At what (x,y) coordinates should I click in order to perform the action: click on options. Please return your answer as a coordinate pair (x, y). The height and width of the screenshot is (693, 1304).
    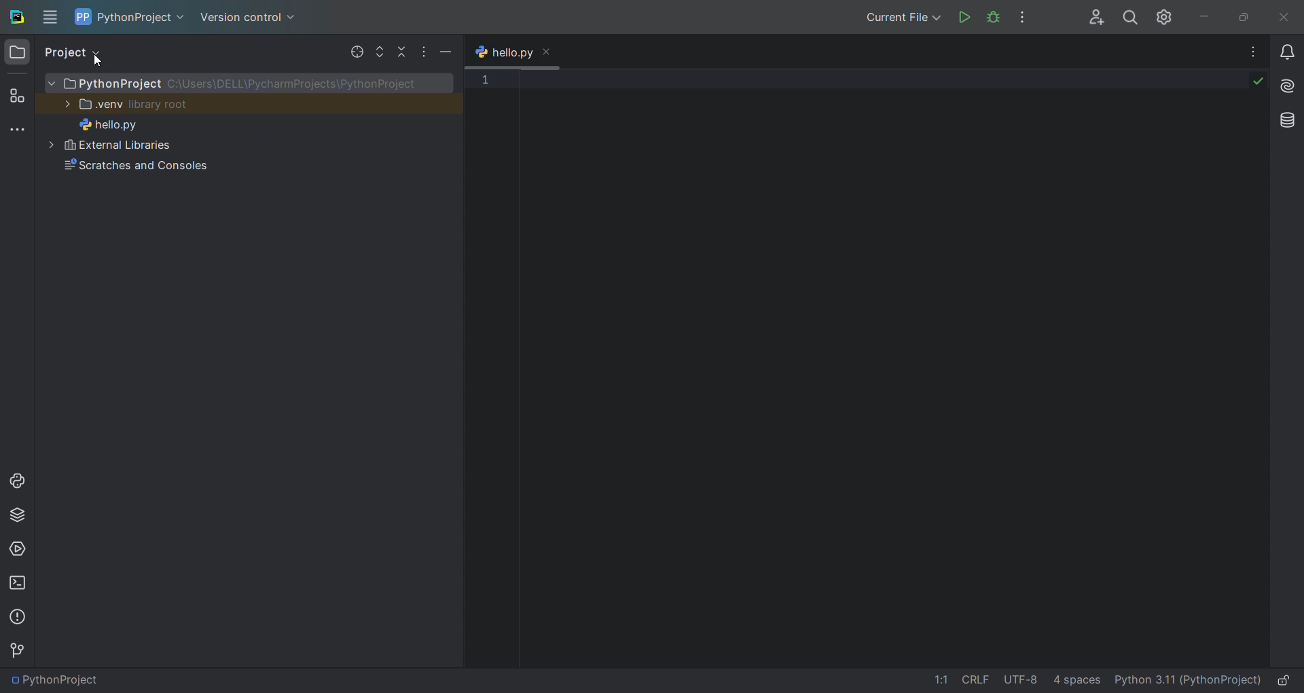
    Looking at the image, I should click on (1254, 49).